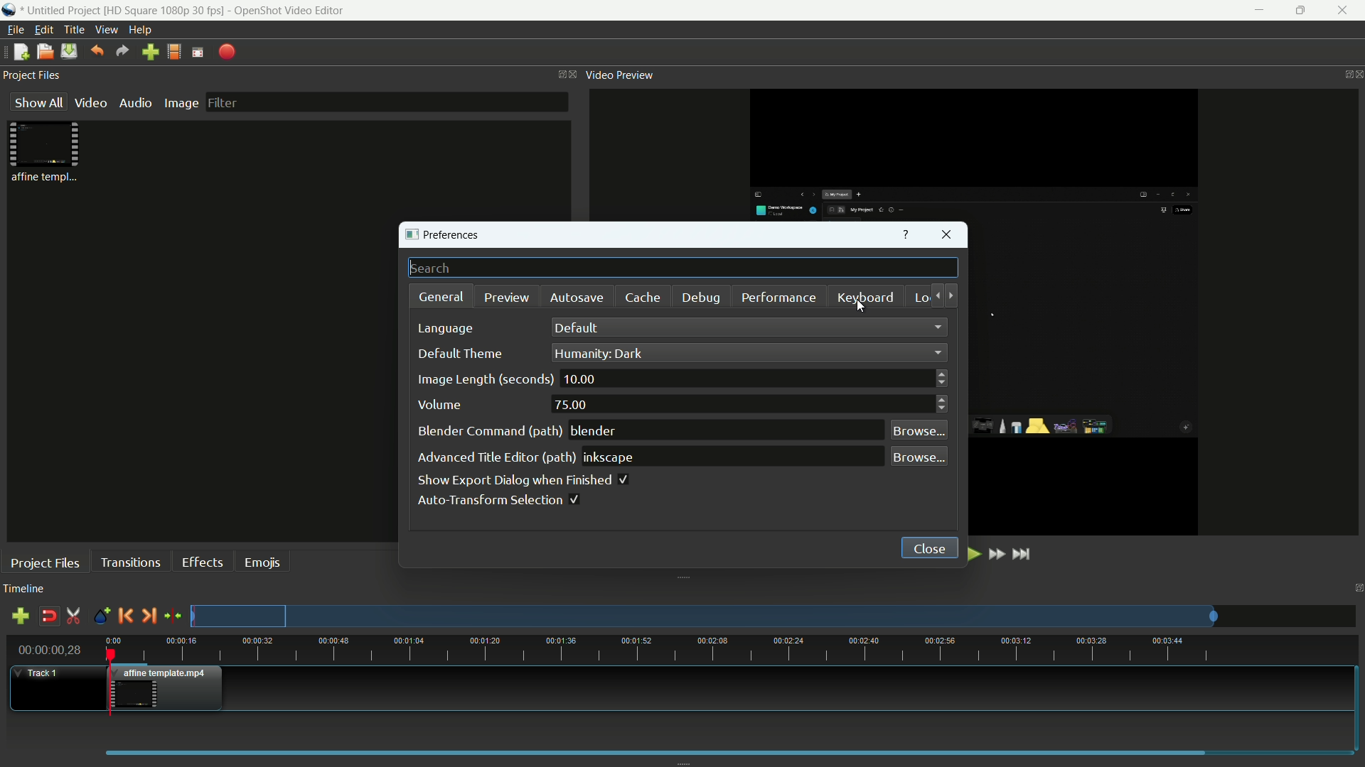 The height and width of the screenshot is (767, 1365). Describe the element at coordinates (577, 328) in the screenshot. I see `default` at that location.